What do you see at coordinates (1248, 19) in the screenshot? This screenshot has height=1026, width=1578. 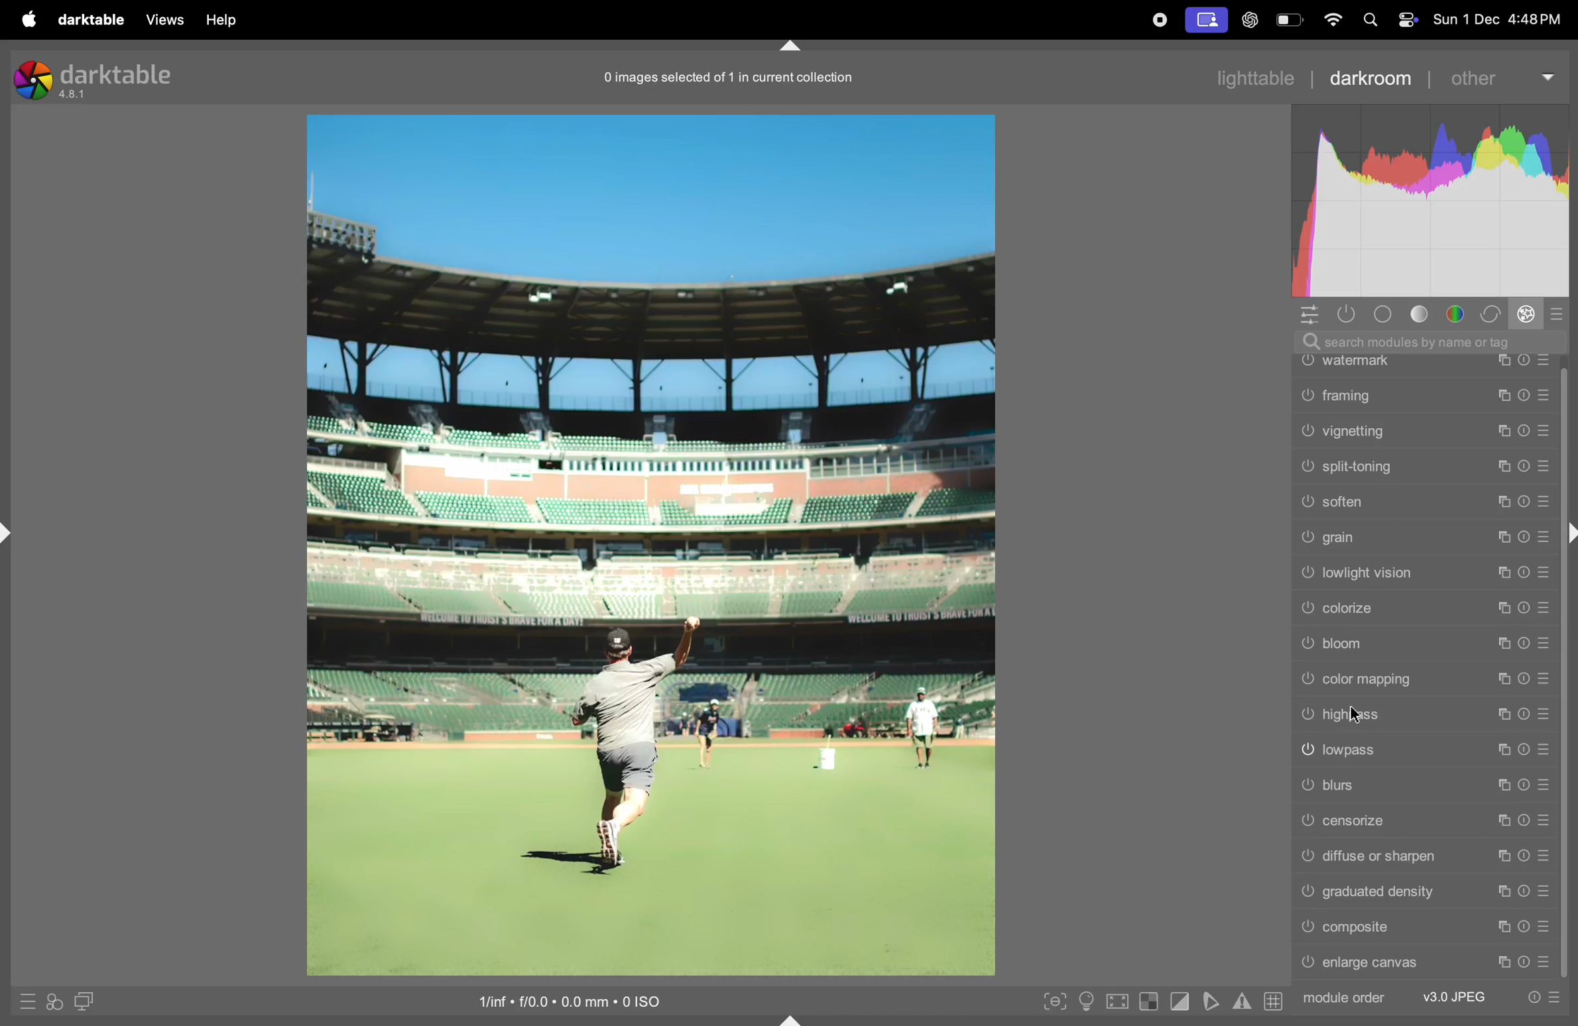 I see `cahtgpt` at bounding box center [1248, 19].